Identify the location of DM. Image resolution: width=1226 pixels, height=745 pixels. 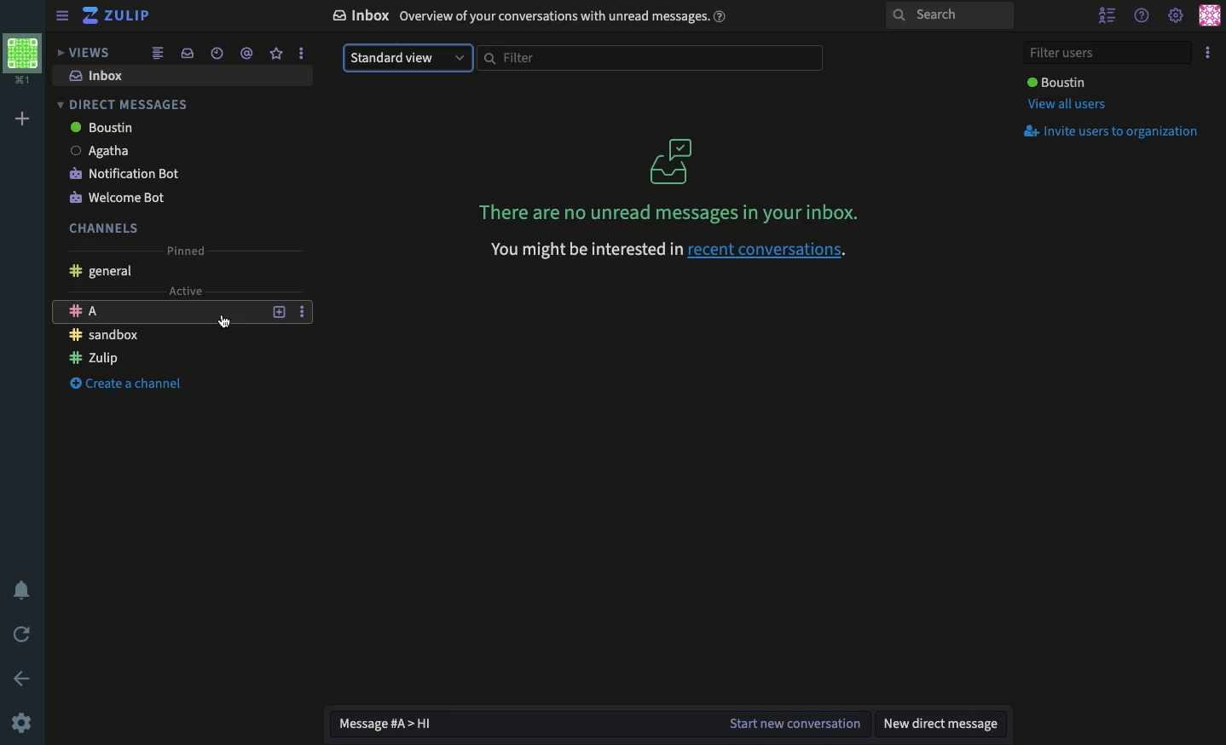
(122, 103).